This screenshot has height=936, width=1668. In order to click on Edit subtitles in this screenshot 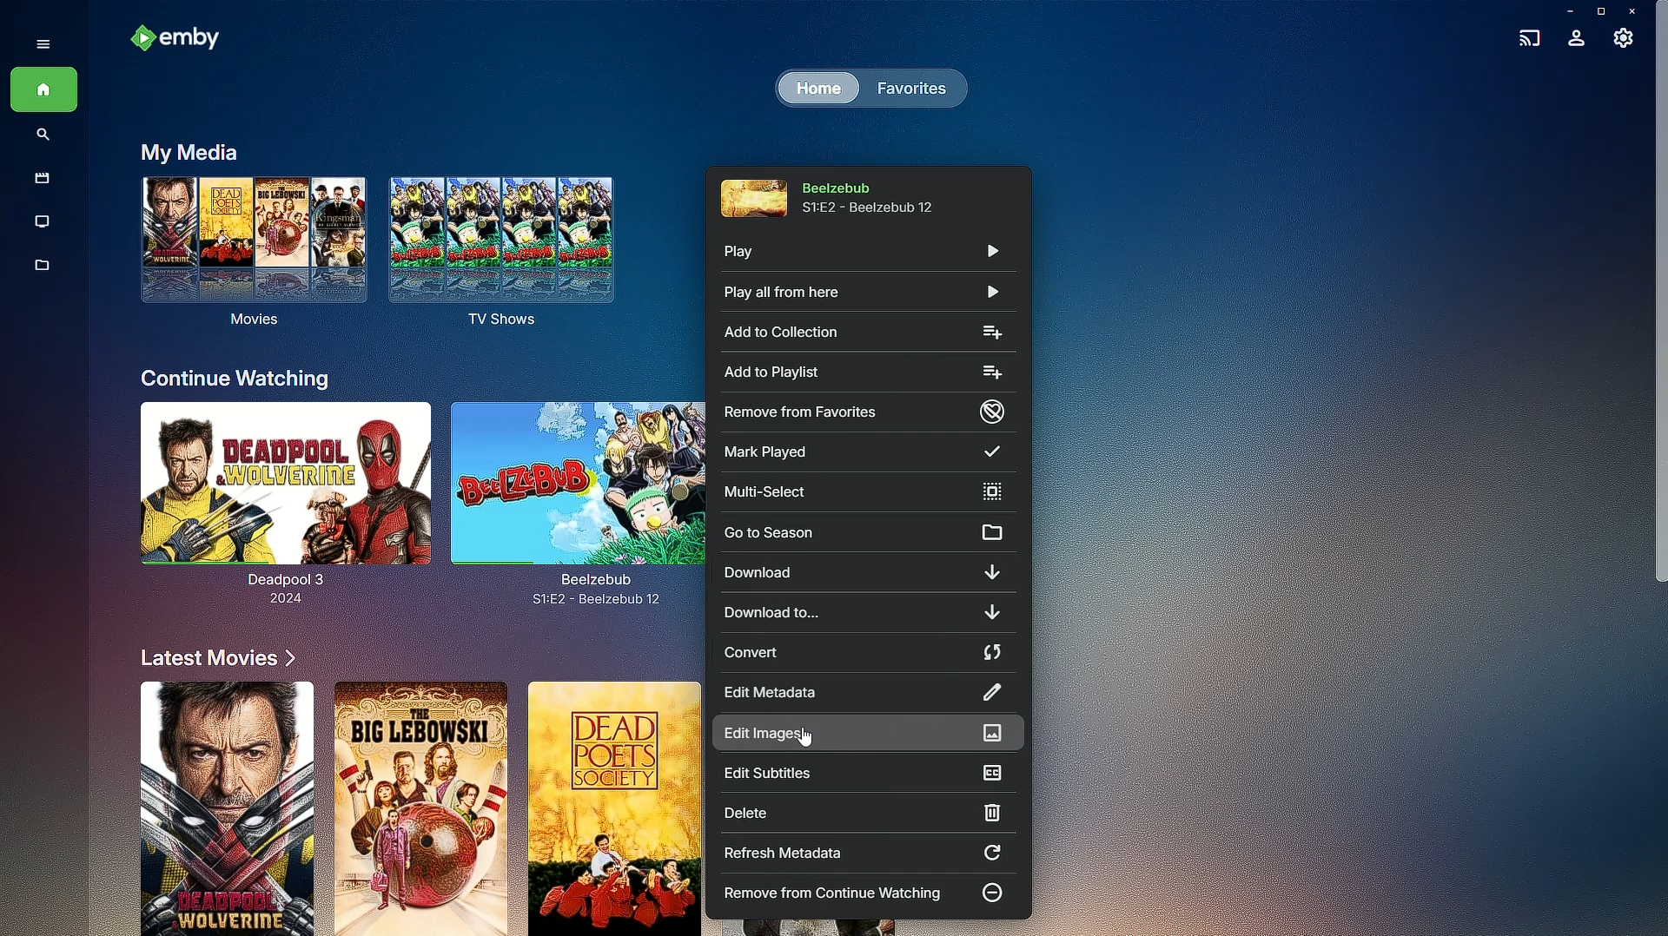, I will do `click(869, 775)`.